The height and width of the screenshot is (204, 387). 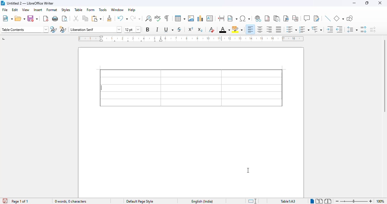 I want to click on insert cross-reference, so click(x=295, y=18).